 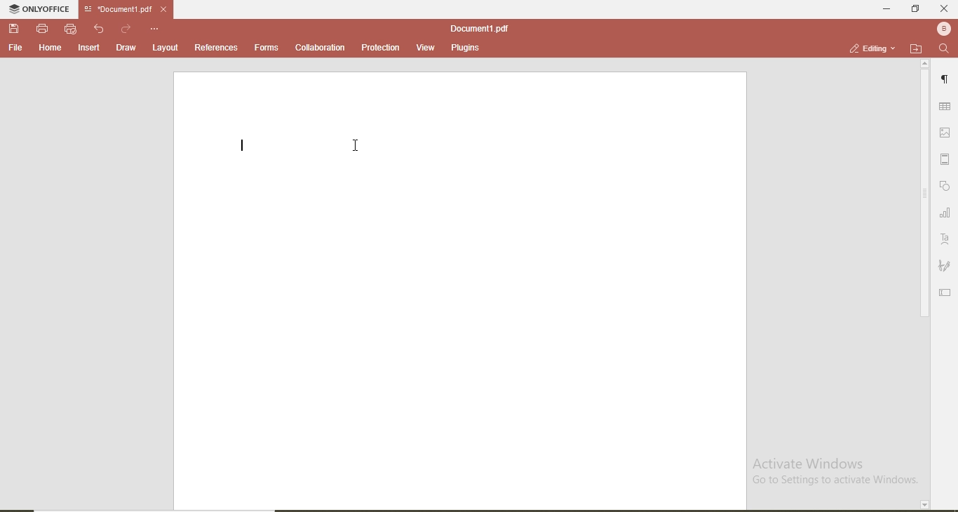 What do you see at coordinates (924, 504) in the screenshot?
I see `page down` at bounding box center [924, 504].